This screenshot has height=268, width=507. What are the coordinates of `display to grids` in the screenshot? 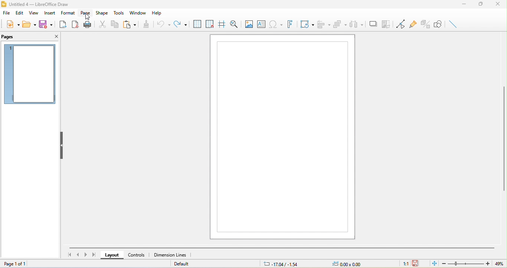 It's located at (197, 24).